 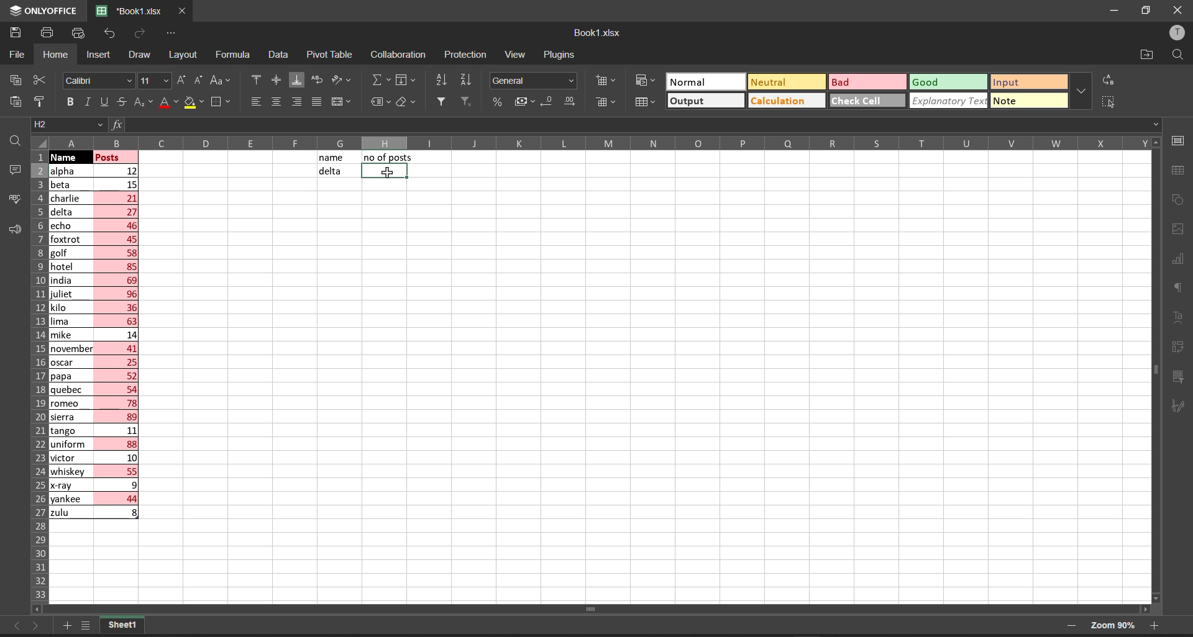 What do you see at coordinates (109, 35) in the screenshot?
I see `undo` at bounding box center [109, 35].